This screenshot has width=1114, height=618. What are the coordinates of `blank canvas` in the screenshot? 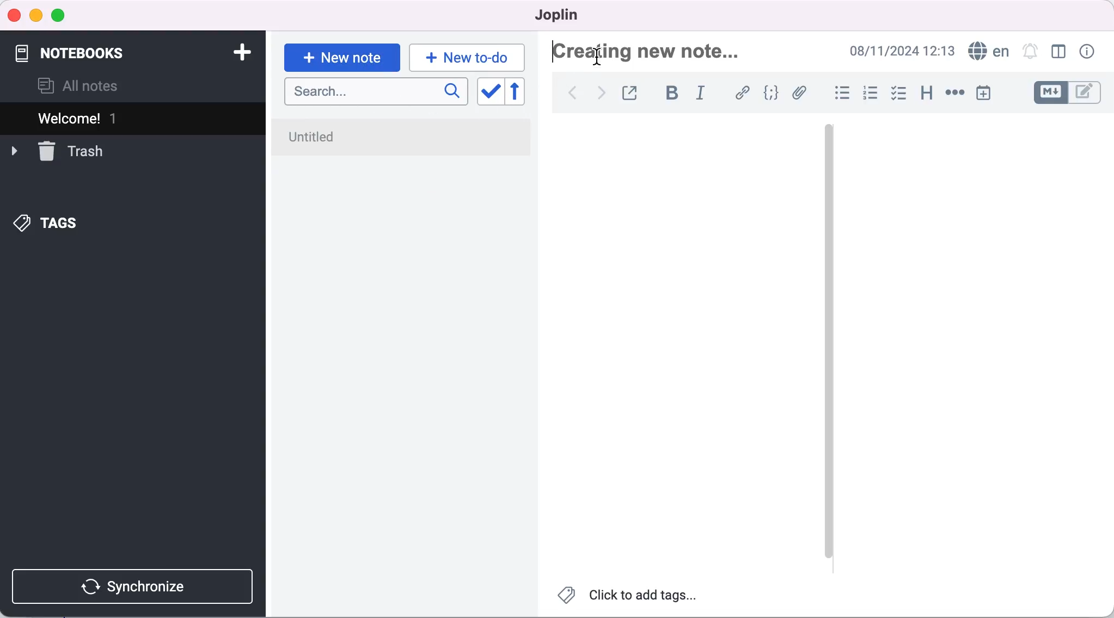 It's located at (972, 341).